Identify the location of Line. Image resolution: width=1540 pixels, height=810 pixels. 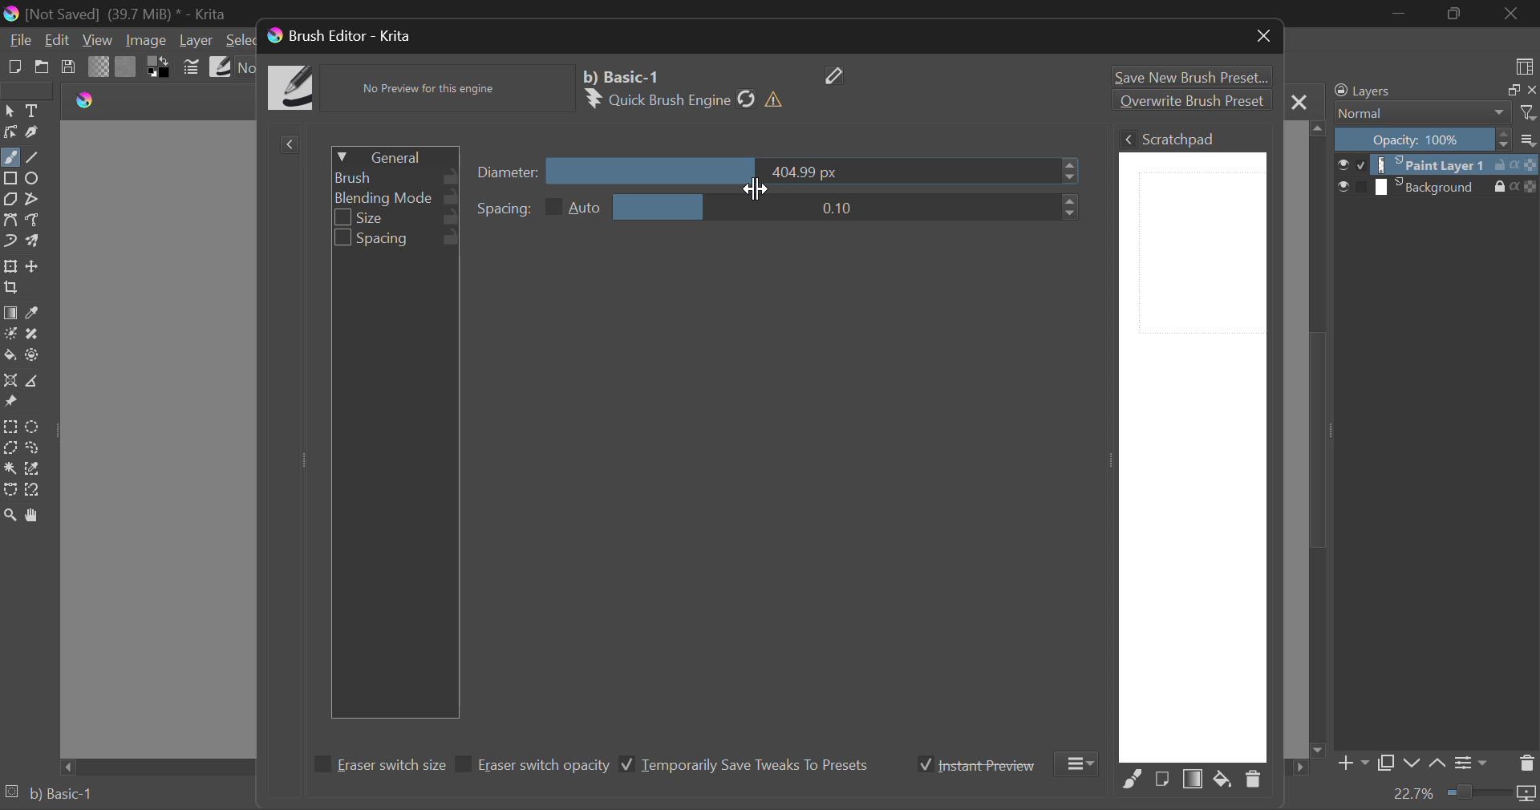
(33, 156).